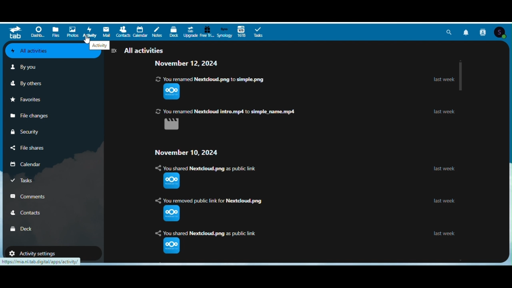  Describe the element at coordinates (174, 32) in the screenshot. I see `deck` at that location.